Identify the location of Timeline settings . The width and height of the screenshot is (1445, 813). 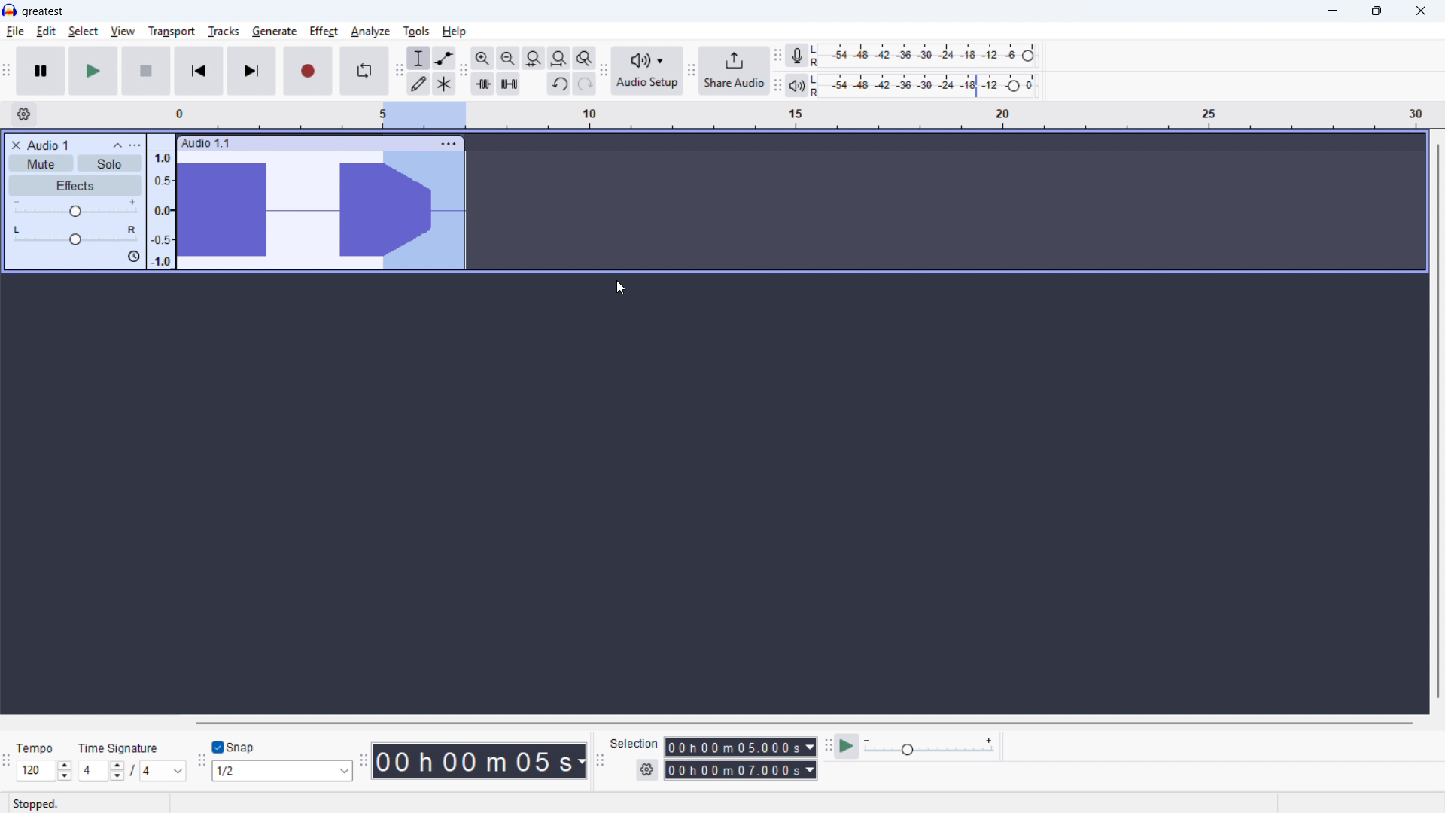
(23, 114).